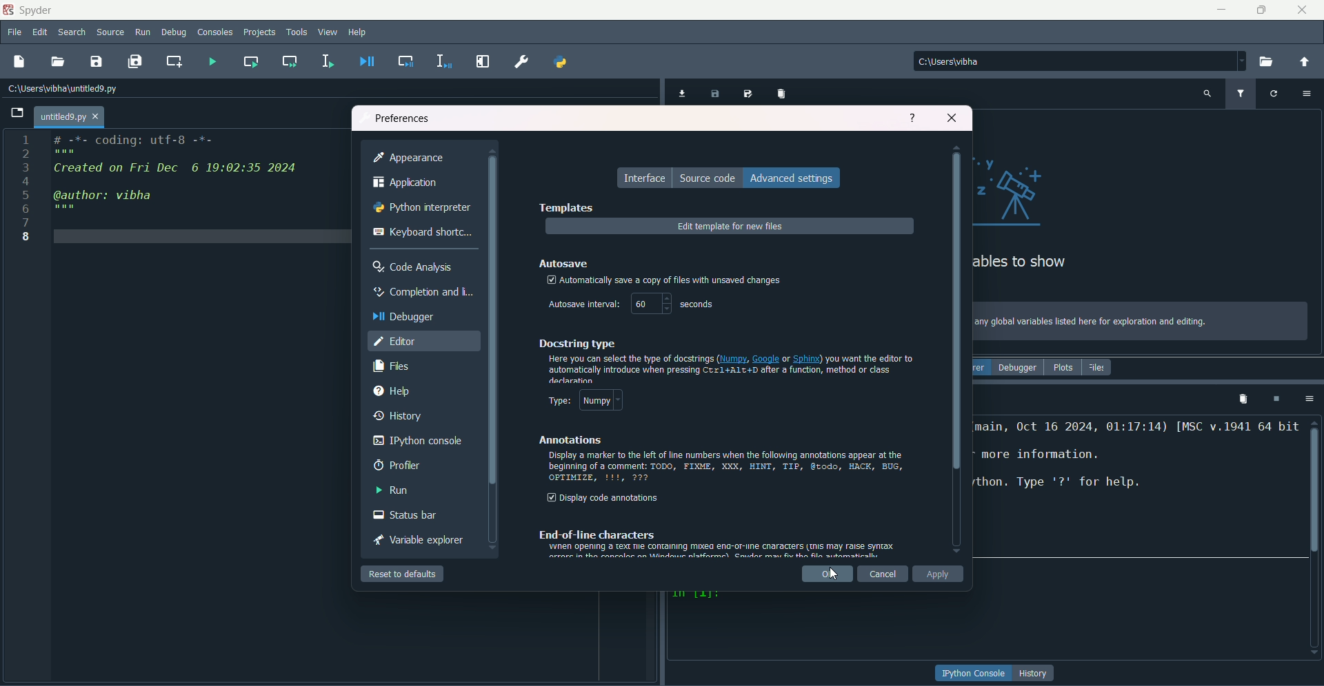 The height and width of the screenshot is (686, 1324). I want to click on files, so click(391, 368).